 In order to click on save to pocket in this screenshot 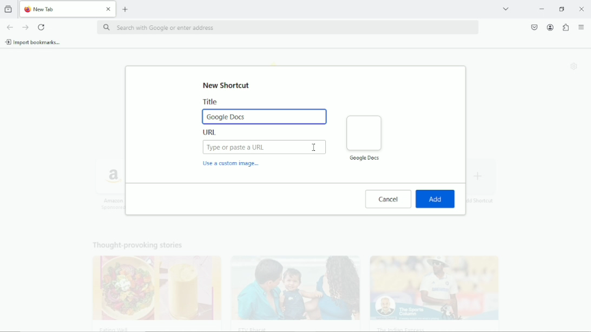, I will do `click(534, 26)`.